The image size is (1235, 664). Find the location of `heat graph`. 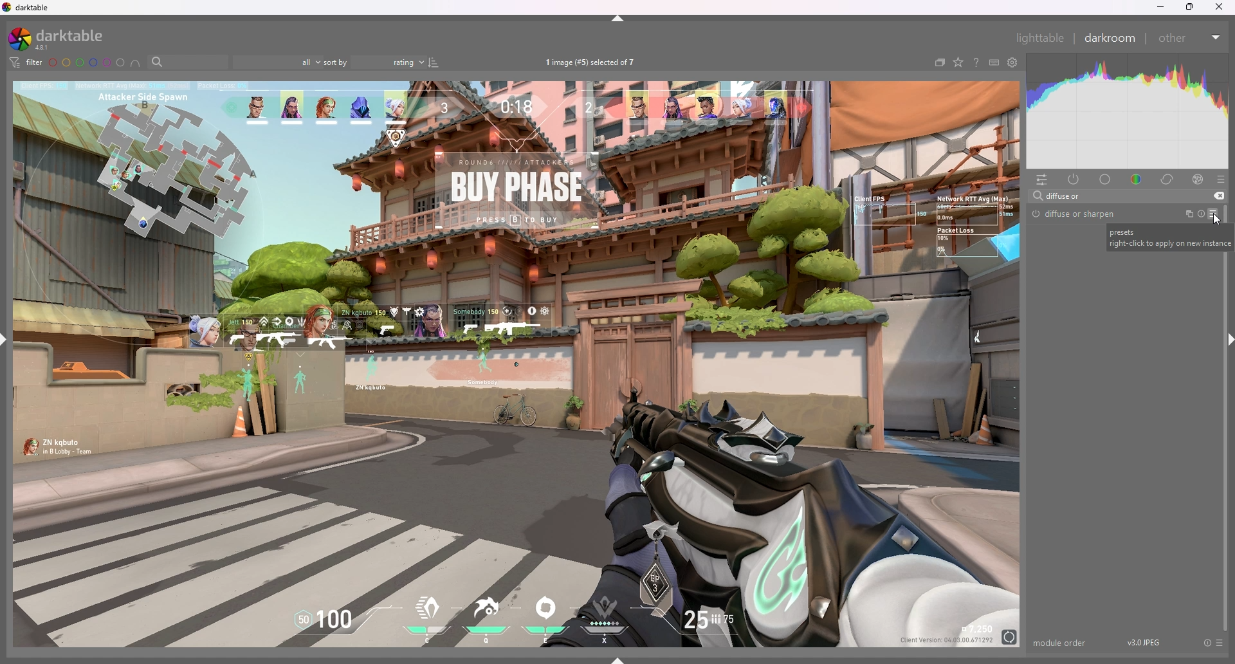

heat graph is located at coordinates (1128, 111).